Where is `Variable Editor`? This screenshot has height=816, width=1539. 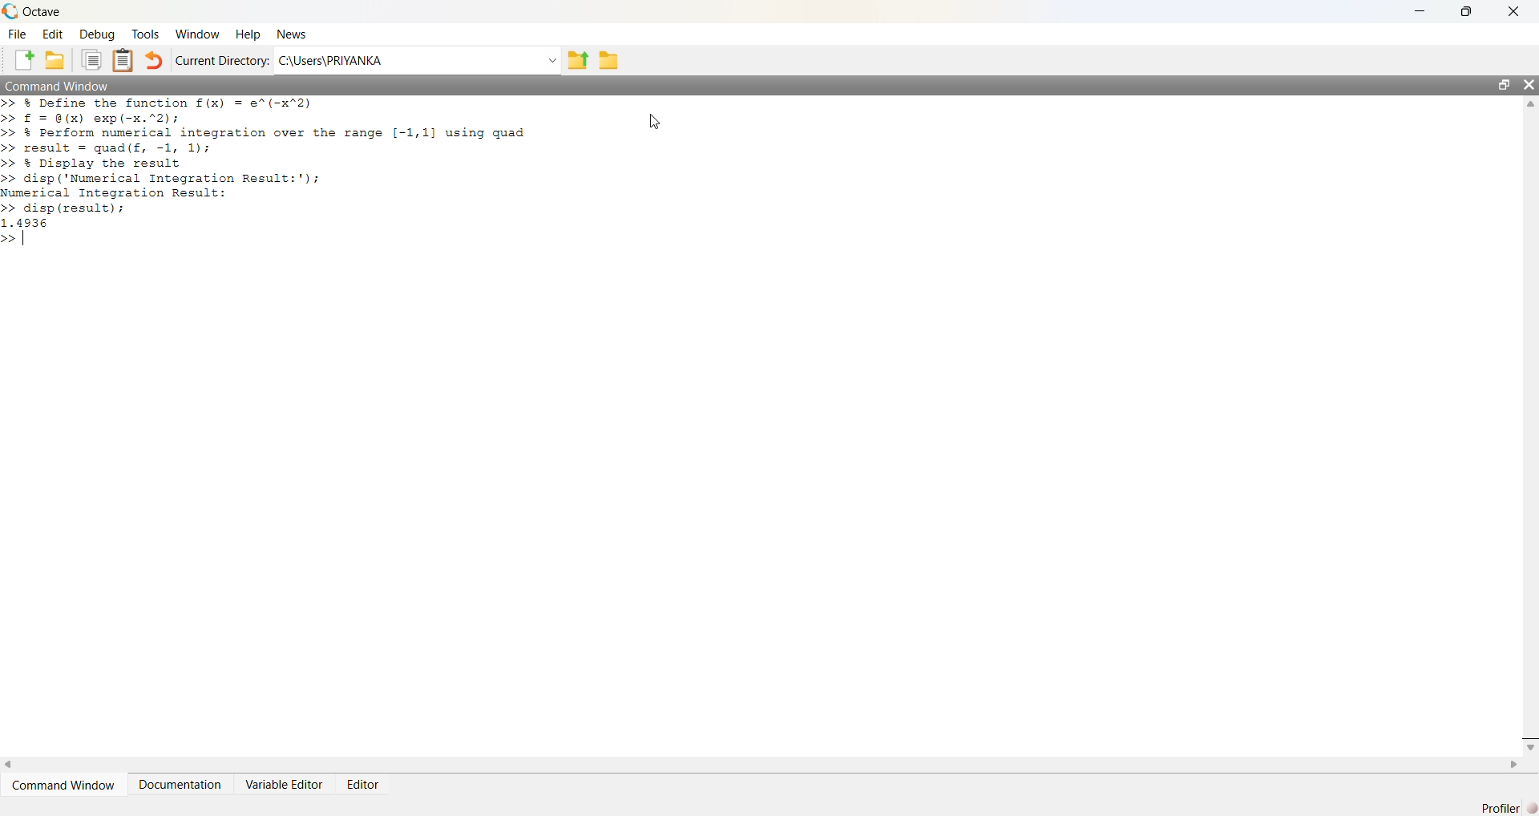
Variable Editor is located at coordinates (283, 784).